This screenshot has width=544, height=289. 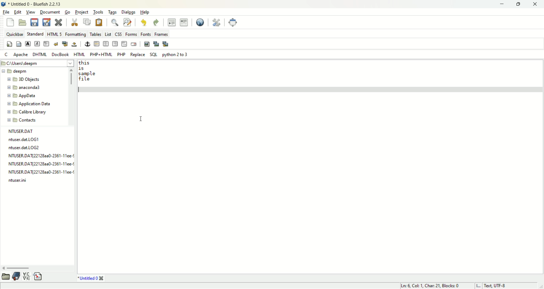 I want to click on help, so click(x=145, y=12).